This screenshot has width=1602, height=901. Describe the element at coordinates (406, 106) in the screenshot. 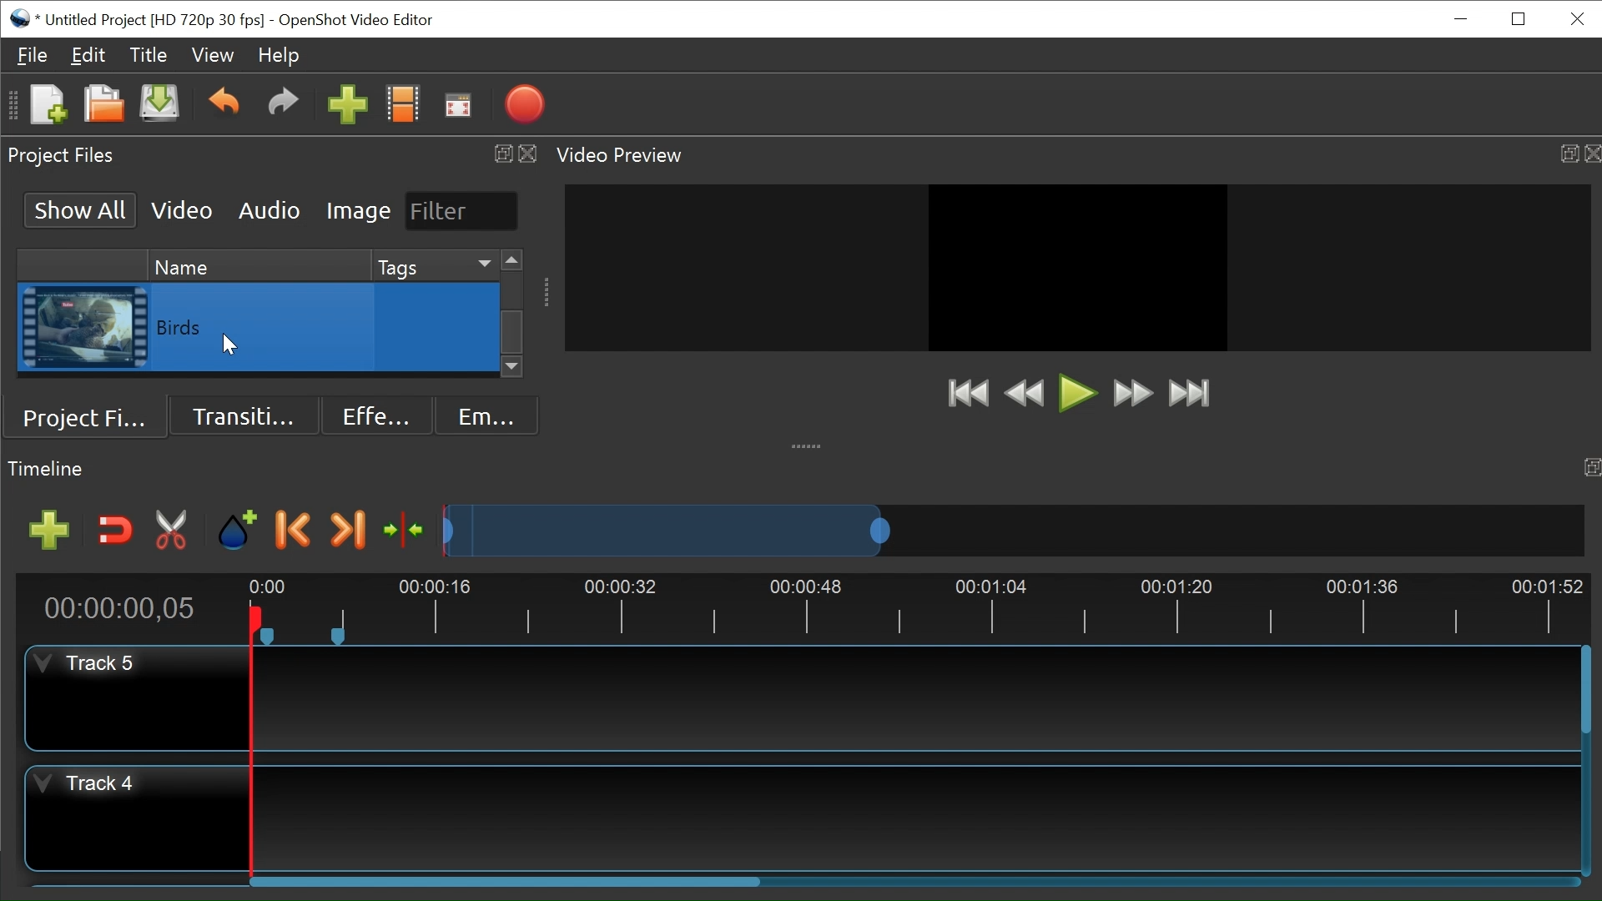

I see `Chooses Profile` at that location.